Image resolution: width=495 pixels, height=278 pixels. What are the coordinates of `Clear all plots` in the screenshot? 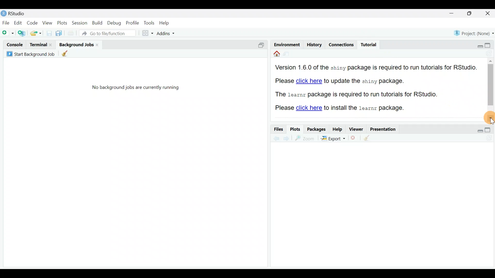 It's located at (369, 138).